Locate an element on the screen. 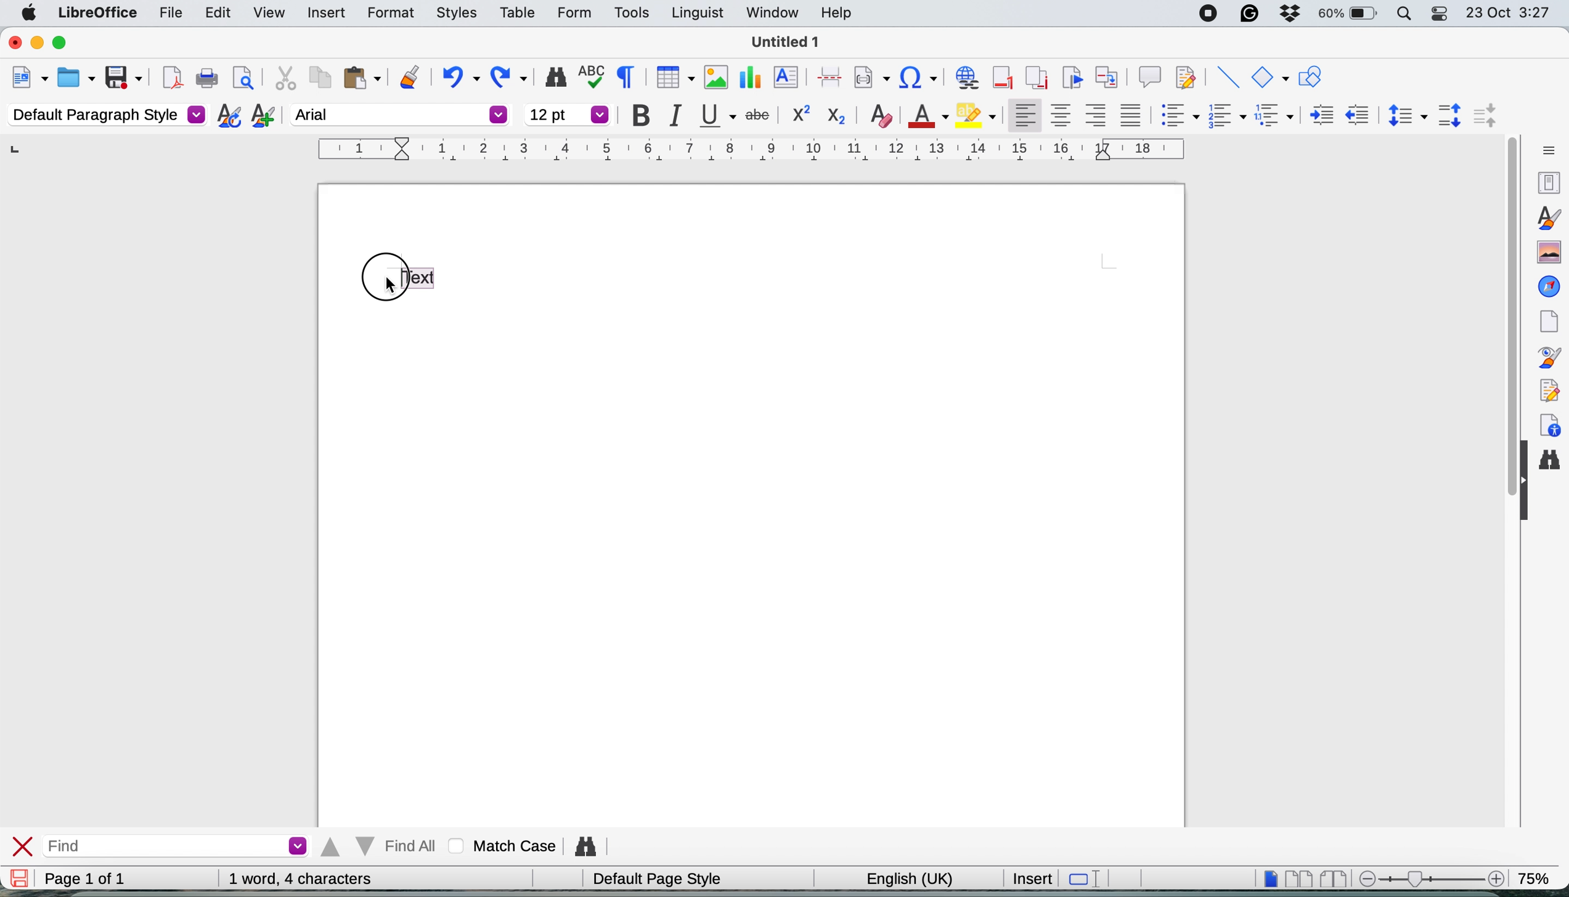 Image resolution: width=1569 pixels, height=897 pixels. table is located at coordinates (518, 12).